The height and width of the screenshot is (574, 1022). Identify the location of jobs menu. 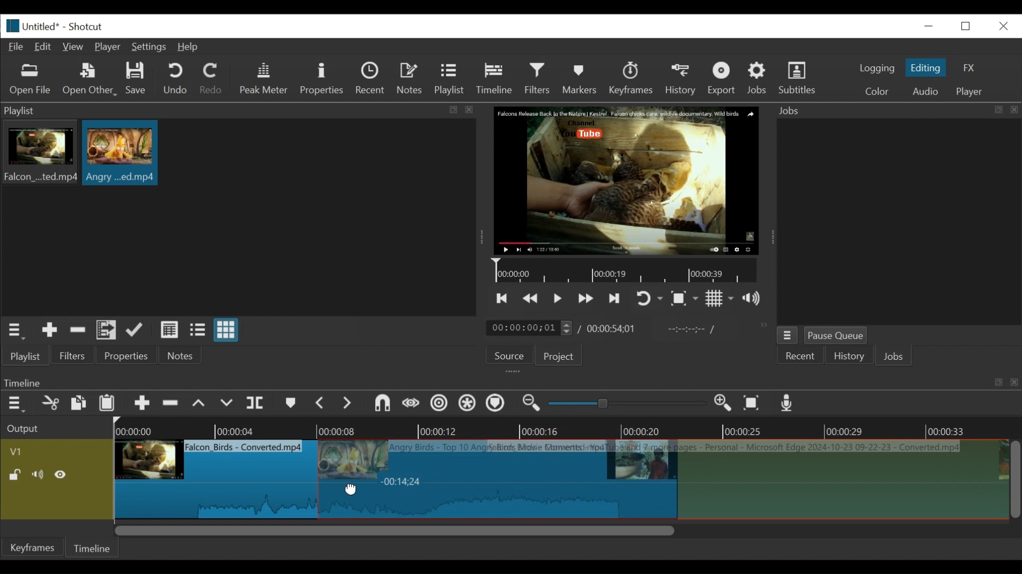
(787, 334).